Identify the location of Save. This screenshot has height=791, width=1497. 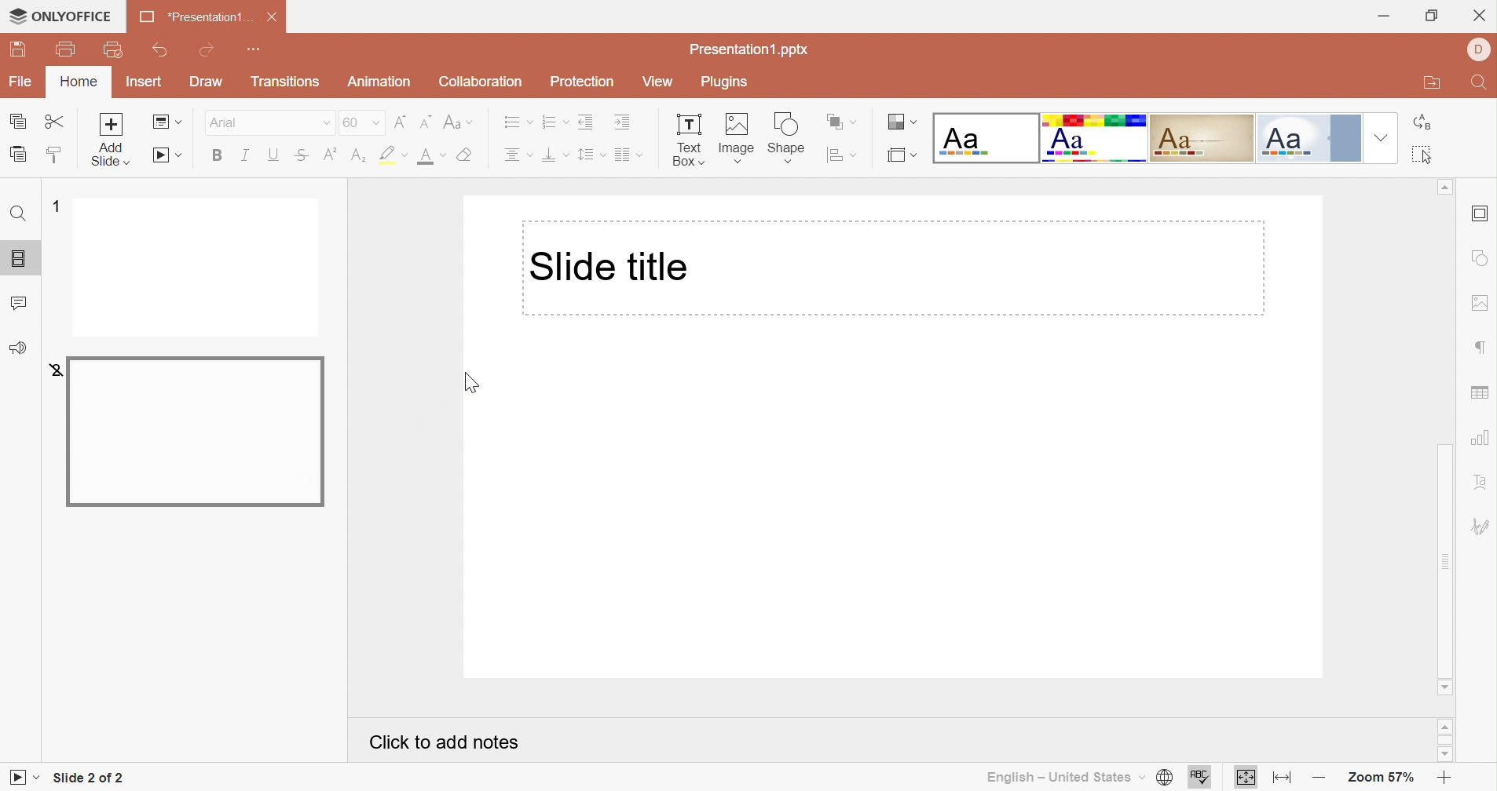
(22, 50).